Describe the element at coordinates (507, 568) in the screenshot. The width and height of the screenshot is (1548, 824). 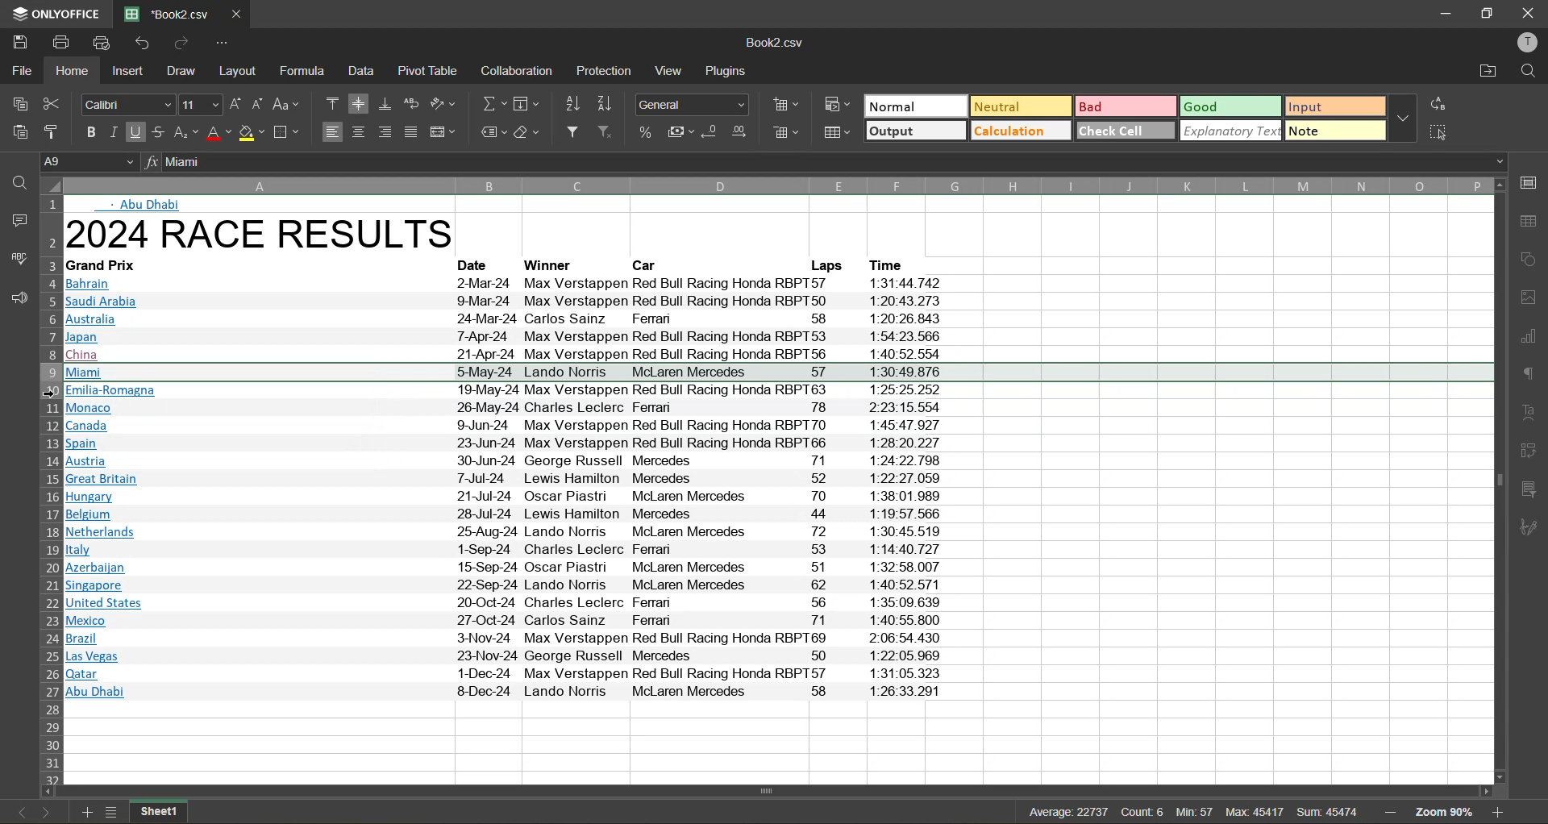
I see `Azerbaijan 15-Sep-24 Oscar Piastri McLaren Mercedes 51 1:32:58.007` at that location.